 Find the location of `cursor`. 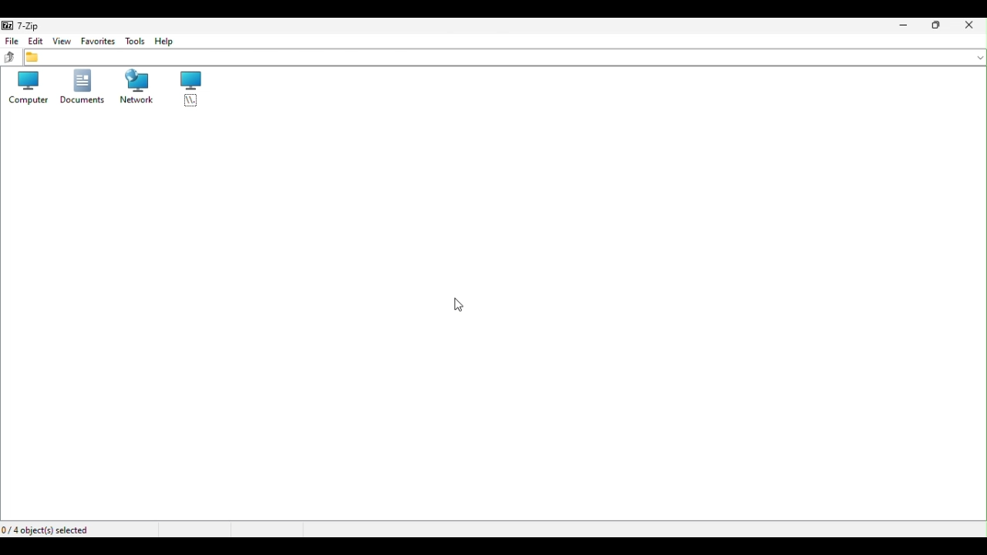

cursor is located at coordinates (460, 306).